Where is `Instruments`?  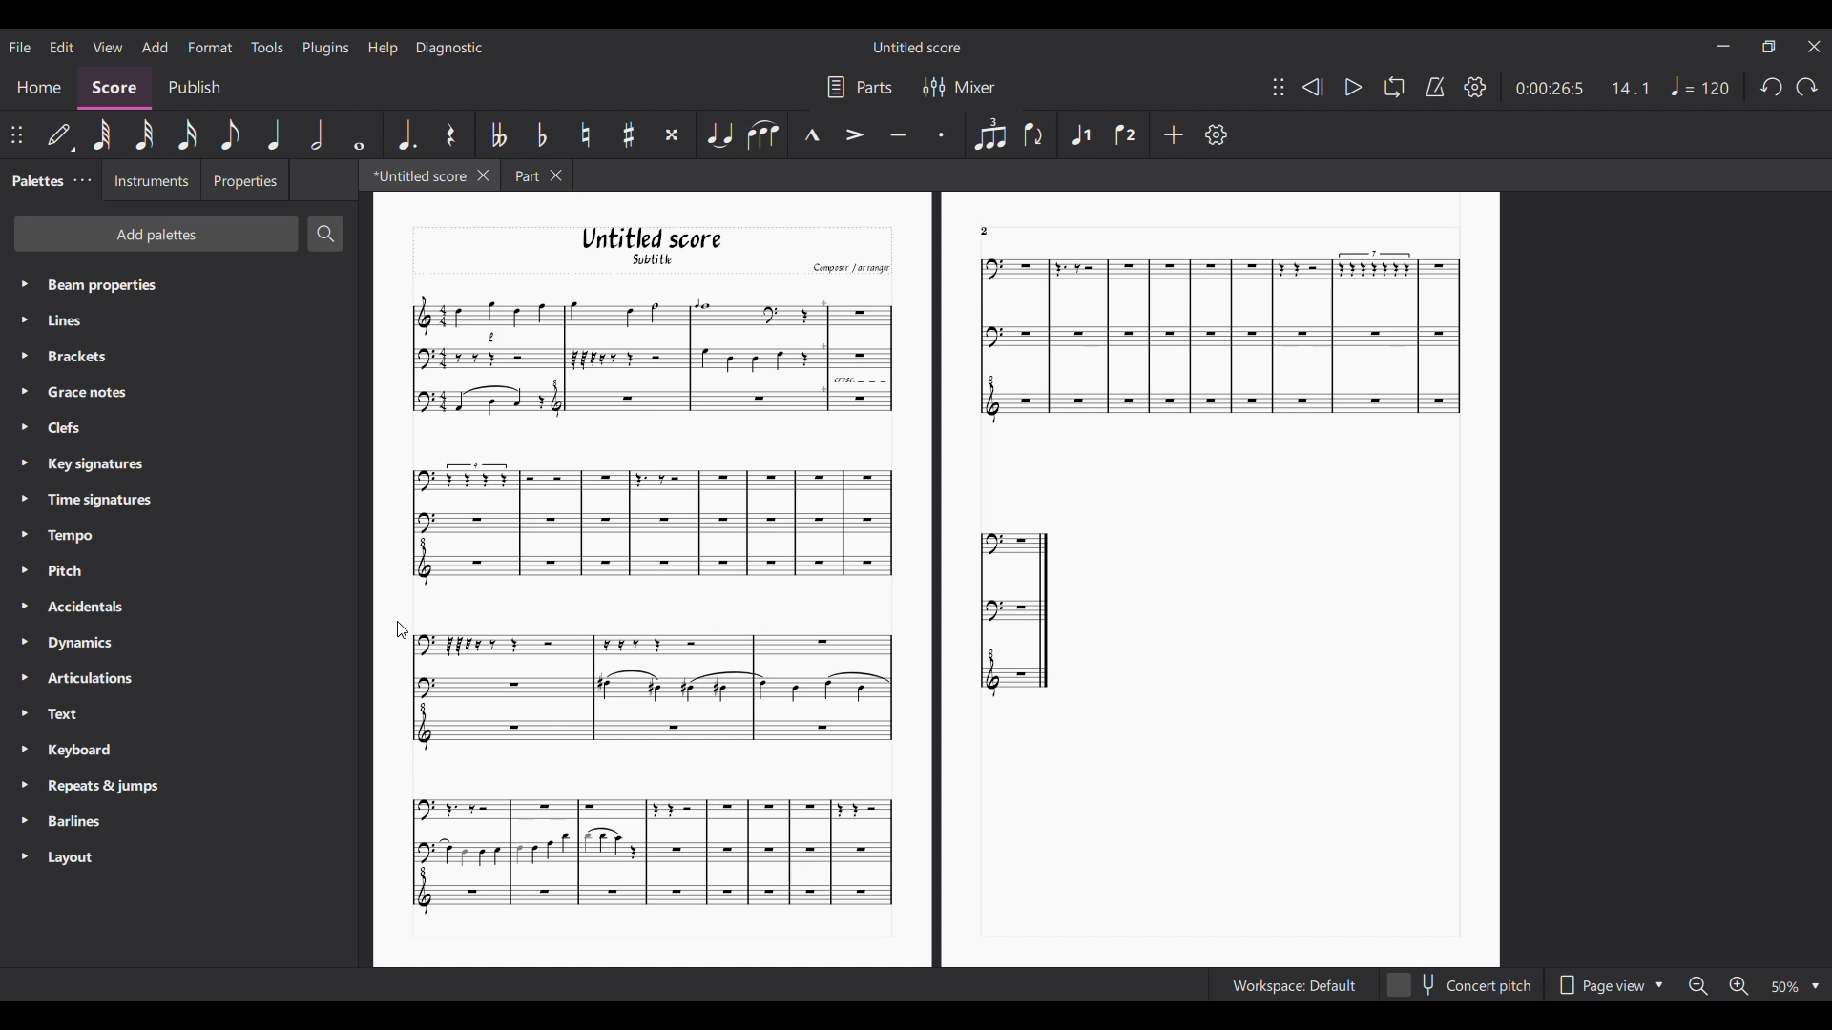
Instruments is located at coordinates (146, 180).